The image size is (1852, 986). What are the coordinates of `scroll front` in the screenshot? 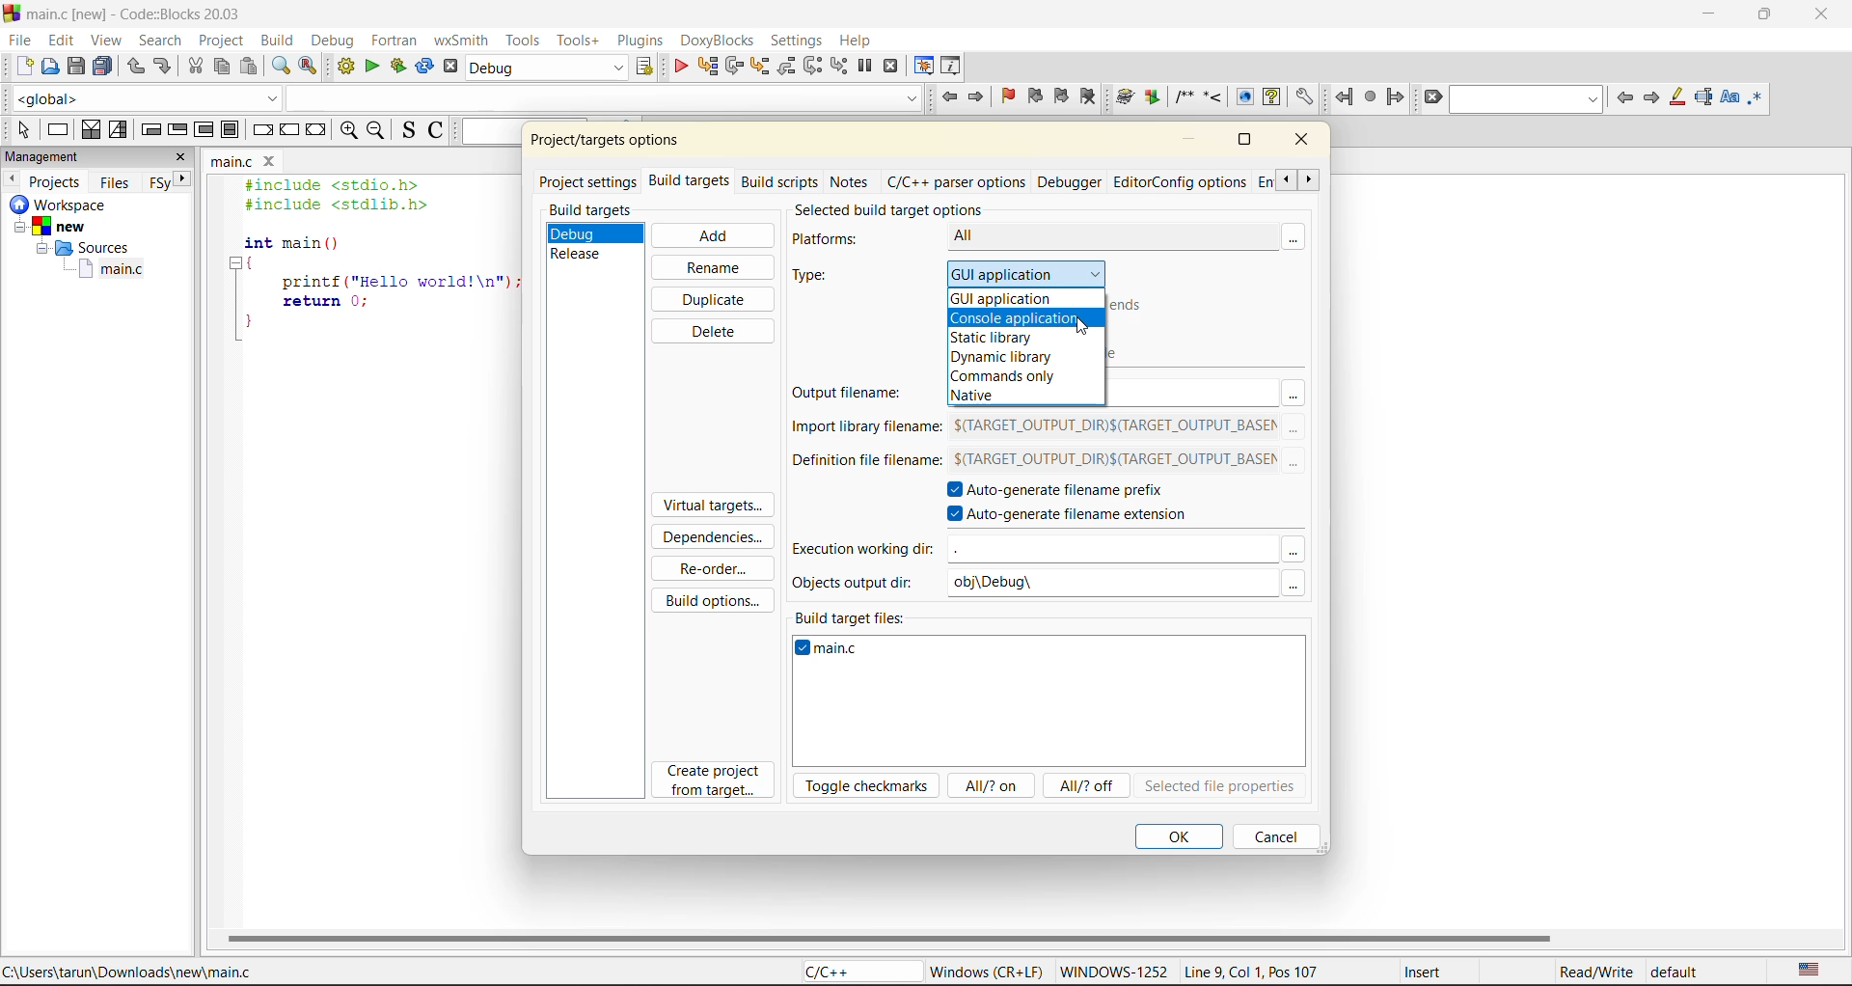 It's located at (1309, 182).